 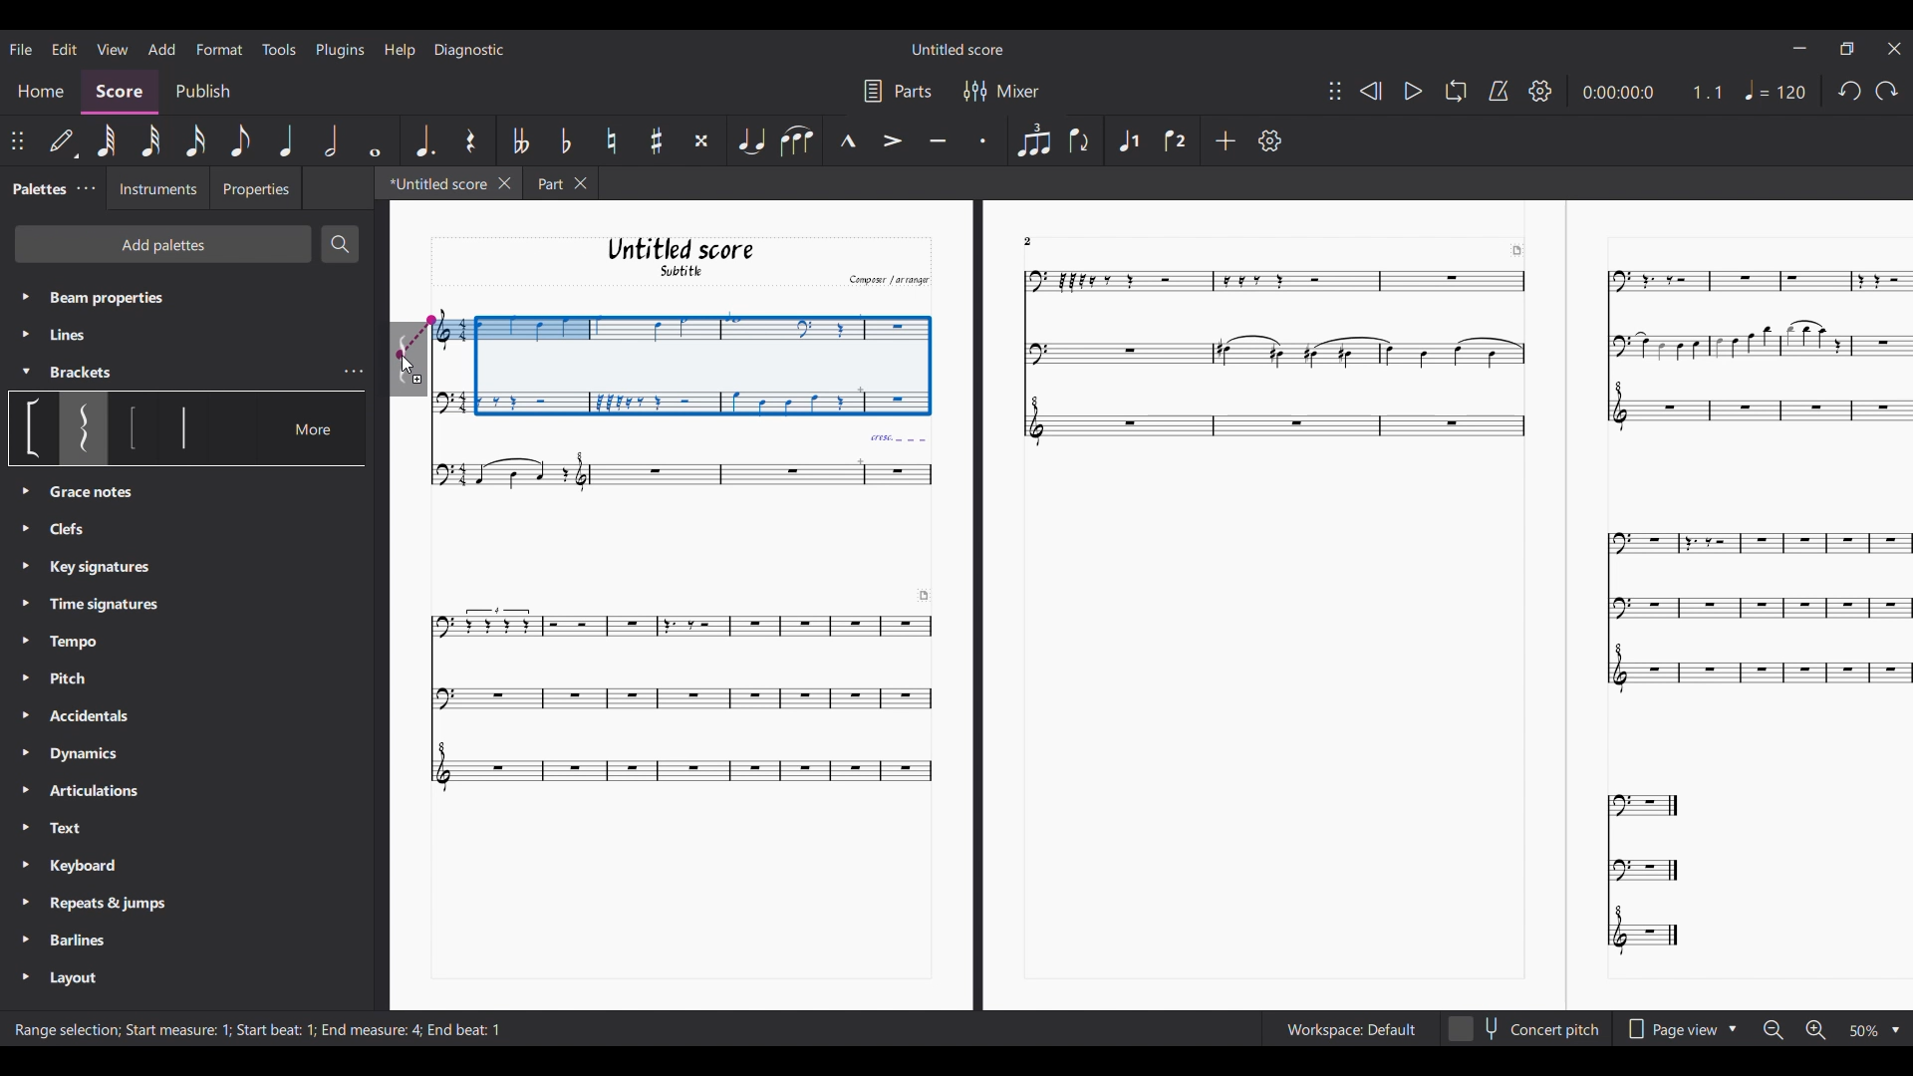 What do you see at coordinates (750, 140) in the screenshot?
I see `Tie` at bounding box center [750, 140].